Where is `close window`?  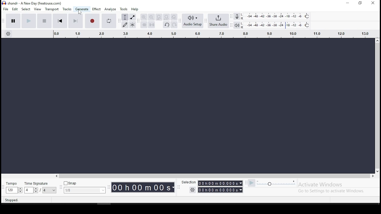 close window is located at coordinates (373, 3).